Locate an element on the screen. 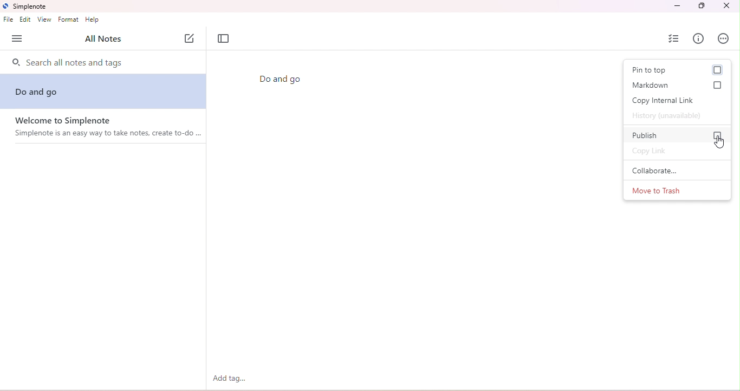 The height and width of the screenshot is (391, 740). welcome note is located at coordinates (106, 127).